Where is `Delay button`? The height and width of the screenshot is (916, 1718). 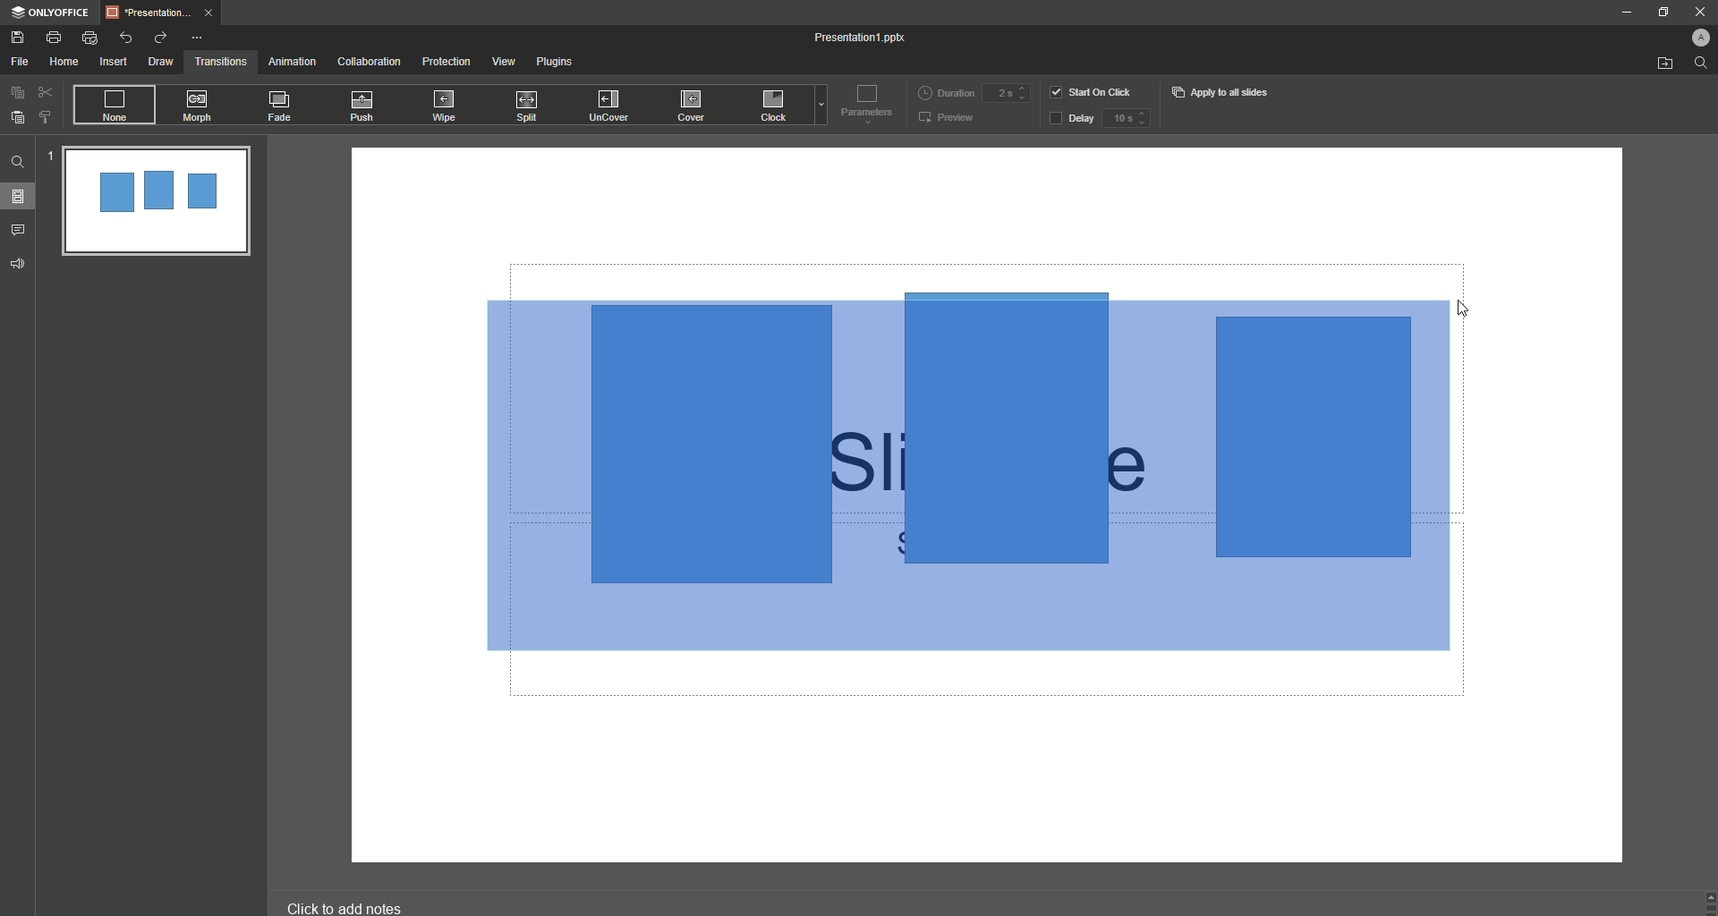 Delay button is located at coordinates (1071, 120).